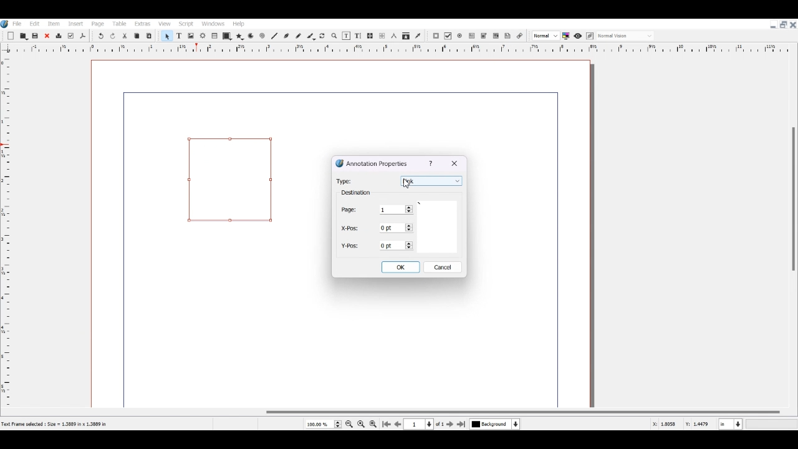  What do you see at coordinates (191, 36) in the screenshot?
I see `Image Frame` at bounding box center [191, 36].